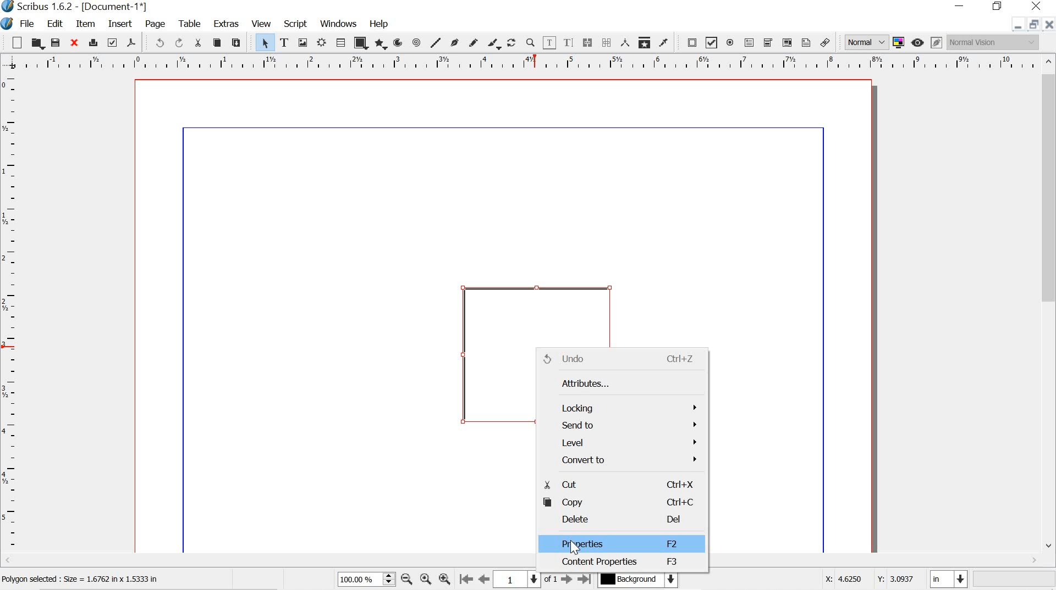  I want to click on polygon, so click(380, 44).